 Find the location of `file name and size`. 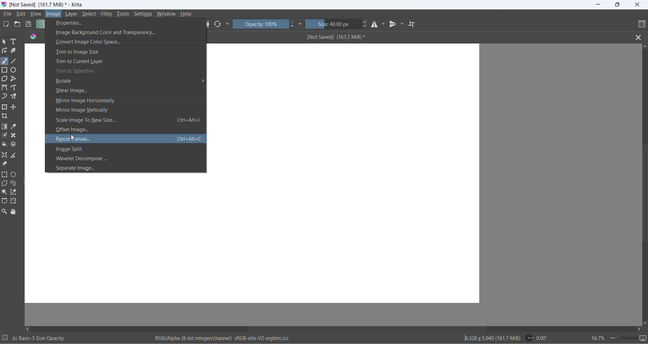

file name and size is located at coordinates (419, 37).